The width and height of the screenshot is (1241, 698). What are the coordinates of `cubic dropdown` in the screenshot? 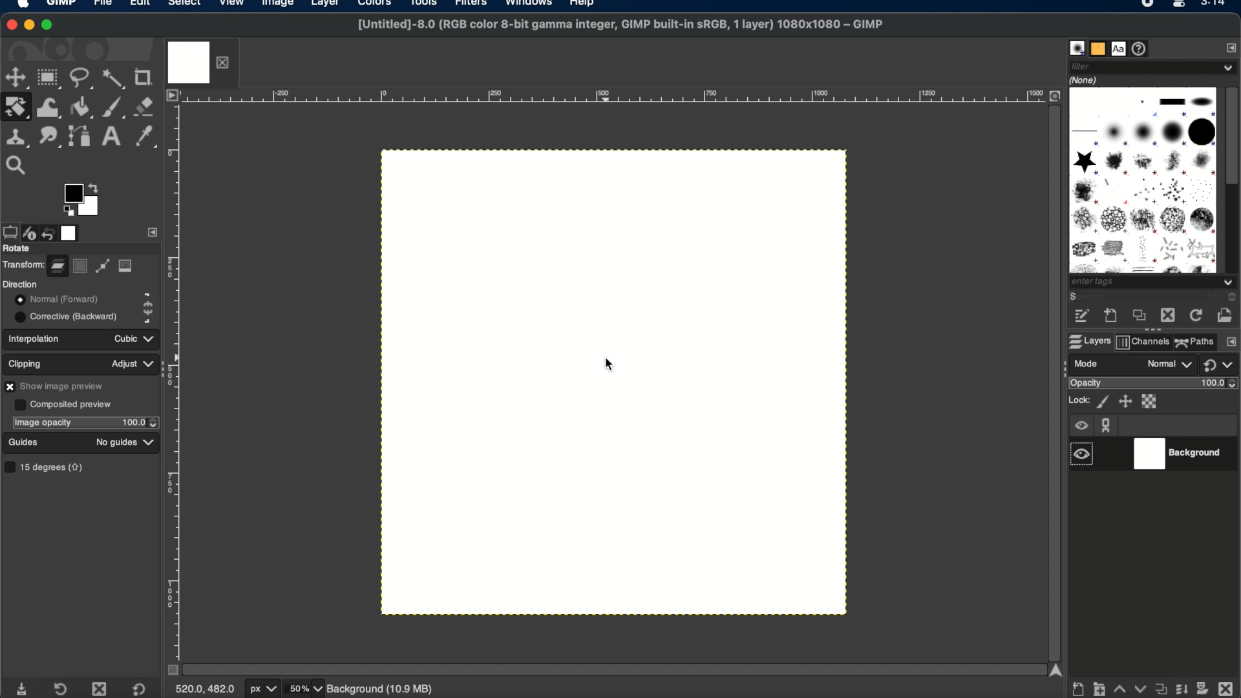 It's located at (131, 338).